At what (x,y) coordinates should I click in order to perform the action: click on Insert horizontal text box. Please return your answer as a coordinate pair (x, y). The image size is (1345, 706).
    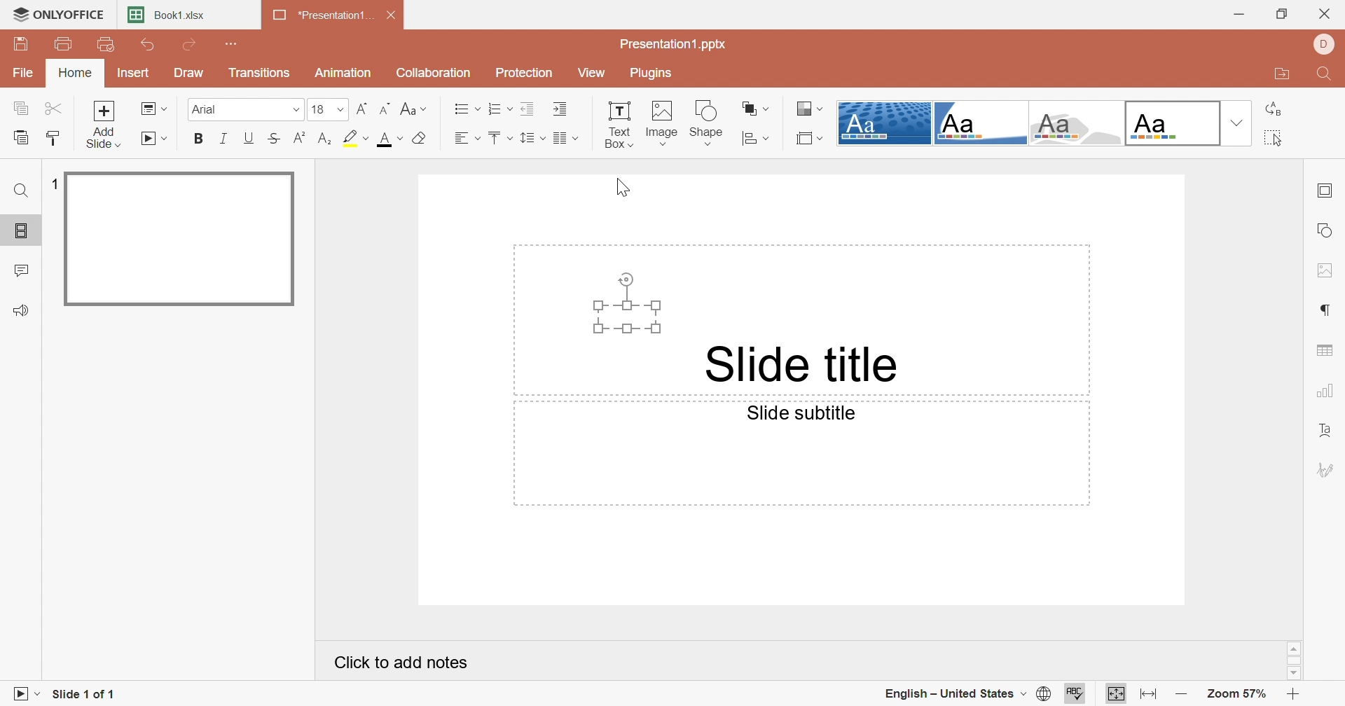
    Looking at the image, I should click on (709, 137).